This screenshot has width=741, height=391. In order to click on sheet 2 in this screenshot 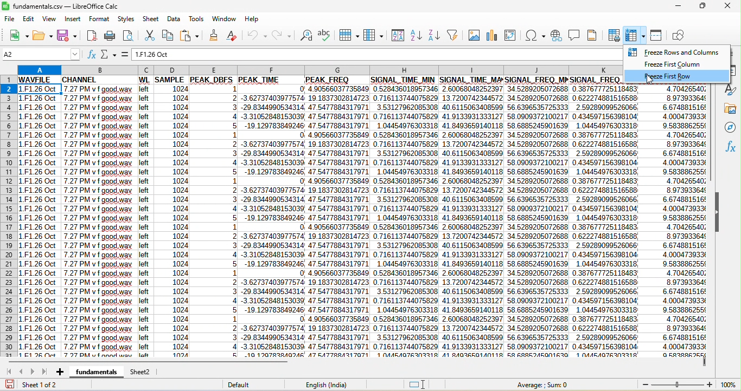, I will do `click(144, 372)`.